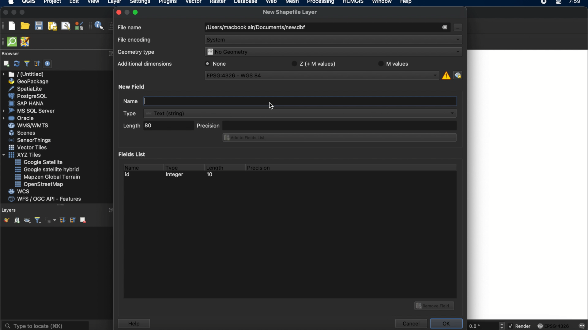 This screenshot has height=330, width=588. I want to click on type to locate, so click(45, 325).